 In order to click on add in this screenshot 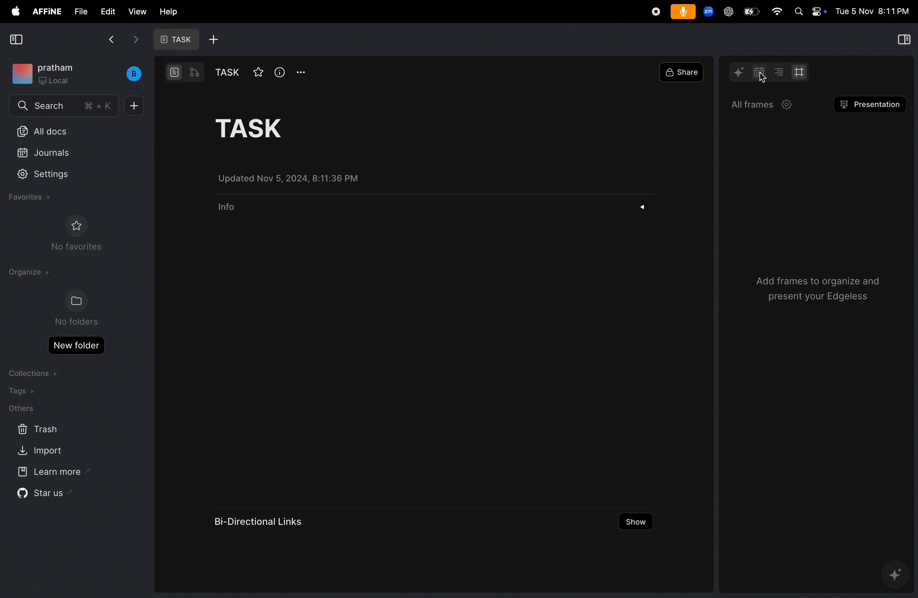, I will do `click(214, 39)`.